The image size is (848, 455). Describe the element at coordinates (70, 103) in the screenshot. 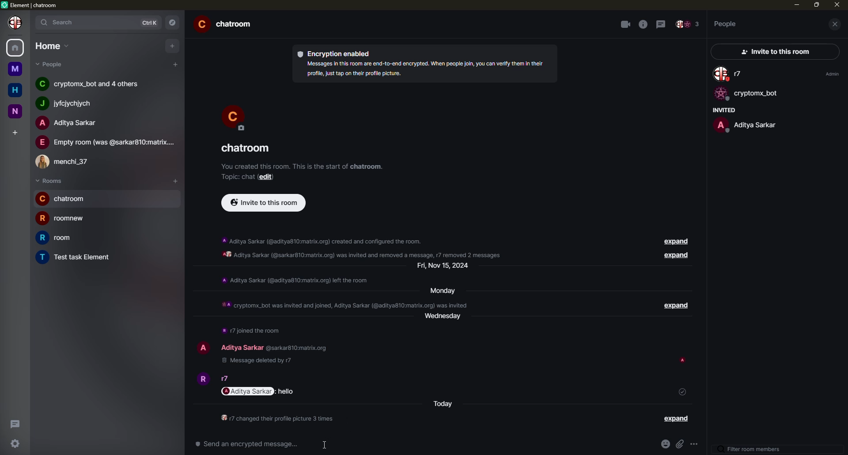

I see `people` at that location.